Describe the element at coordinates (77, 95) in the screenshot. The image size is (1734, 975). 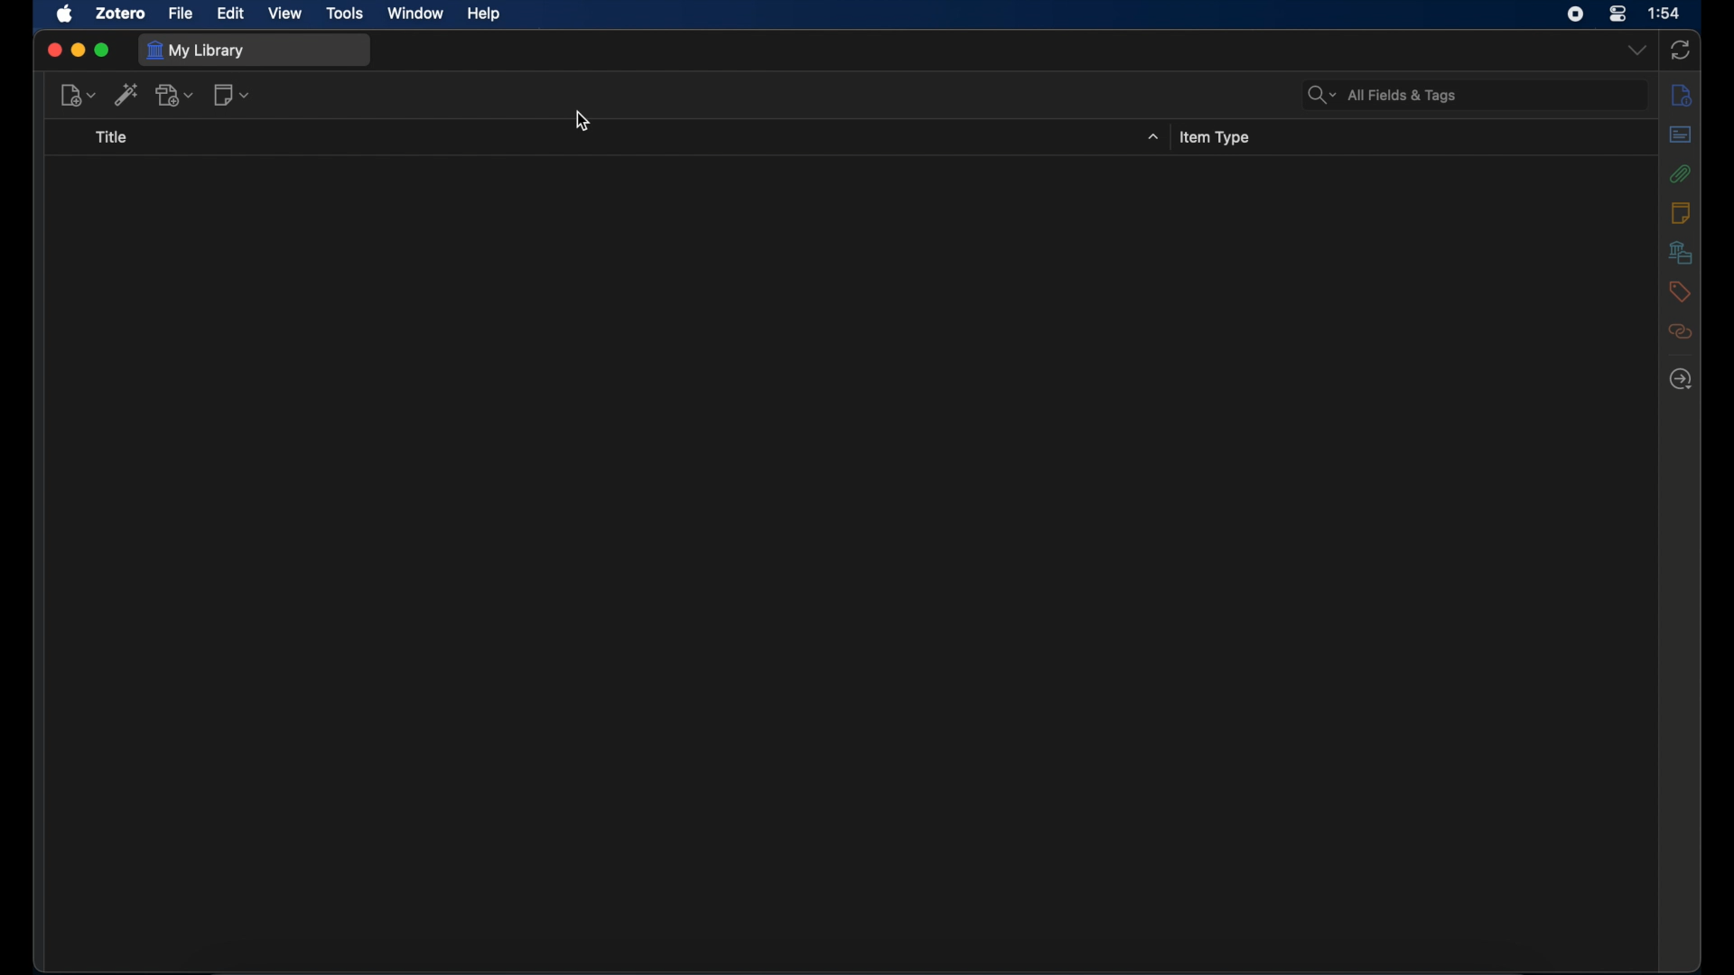
I see `new collections` at that location.